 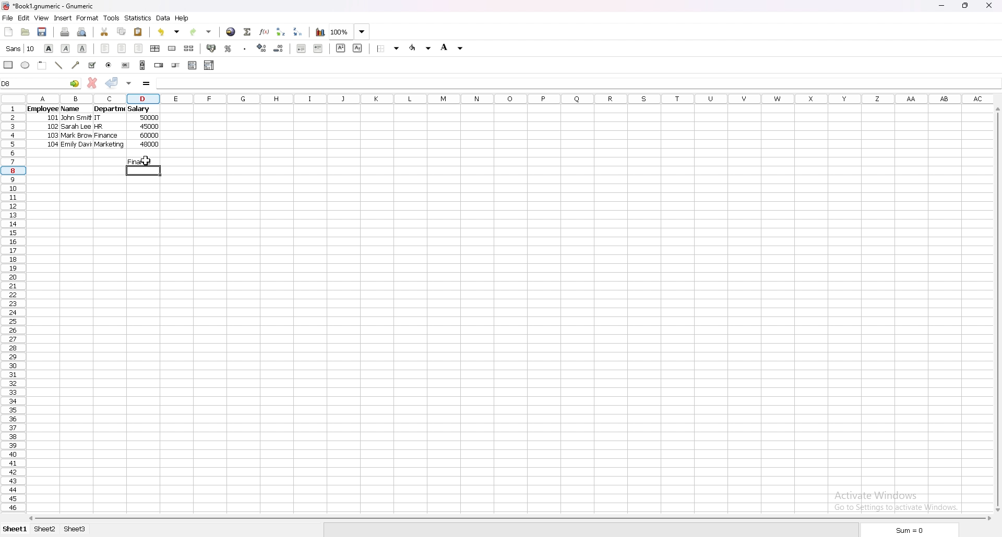 What do you see at coordinates (996, 309) in the screenshot?
I see `scroll bar` at bounding box center [996, 309].